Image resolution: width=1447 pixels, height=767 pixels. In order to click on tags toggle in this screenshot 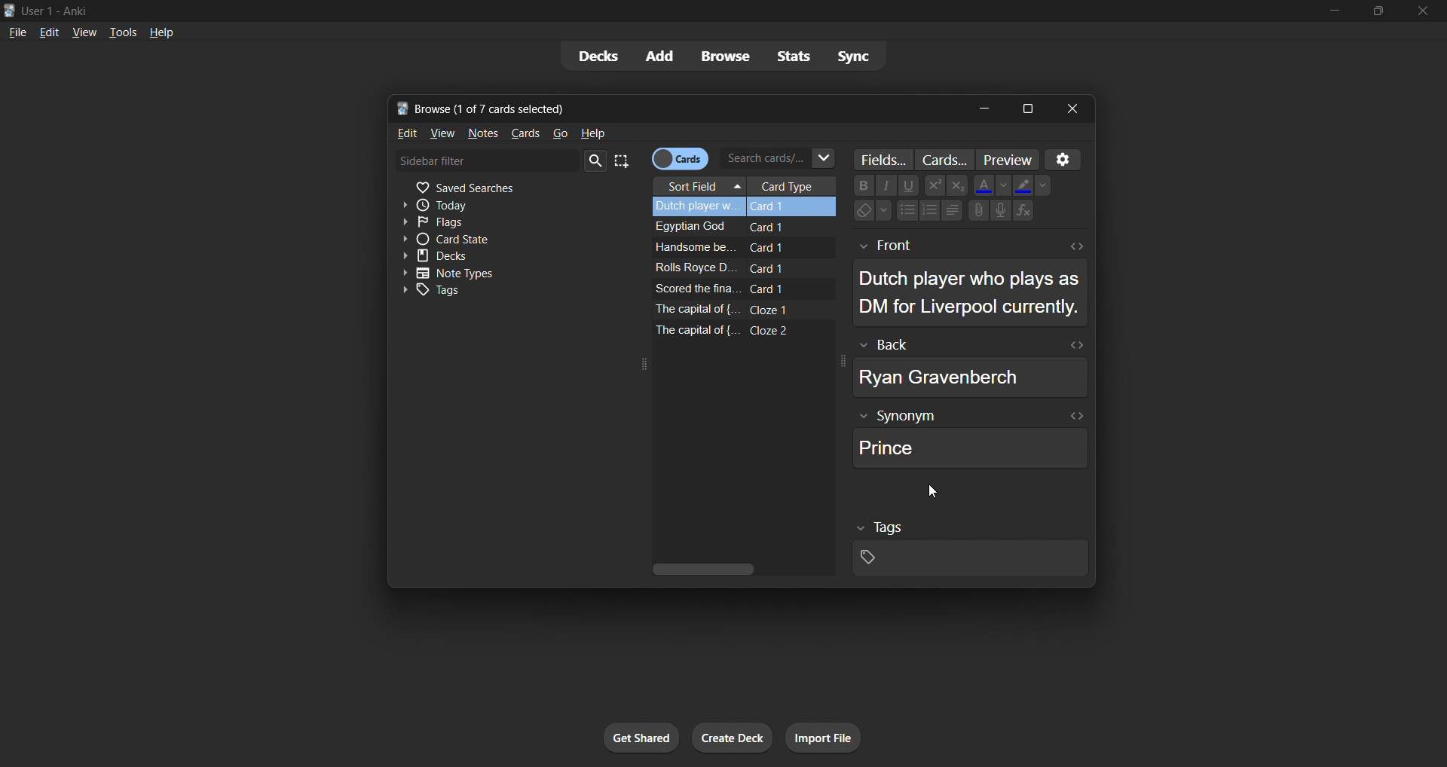, I will do `click(503, 299)`.